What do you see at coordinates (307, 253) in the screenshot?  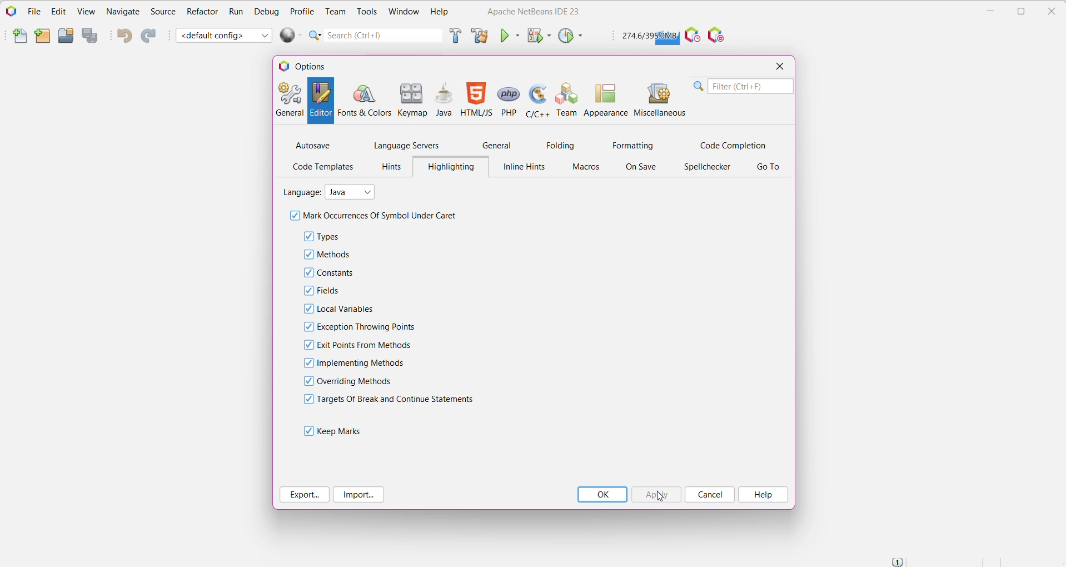 I see `checkbox` at bounding box center [307, 253].